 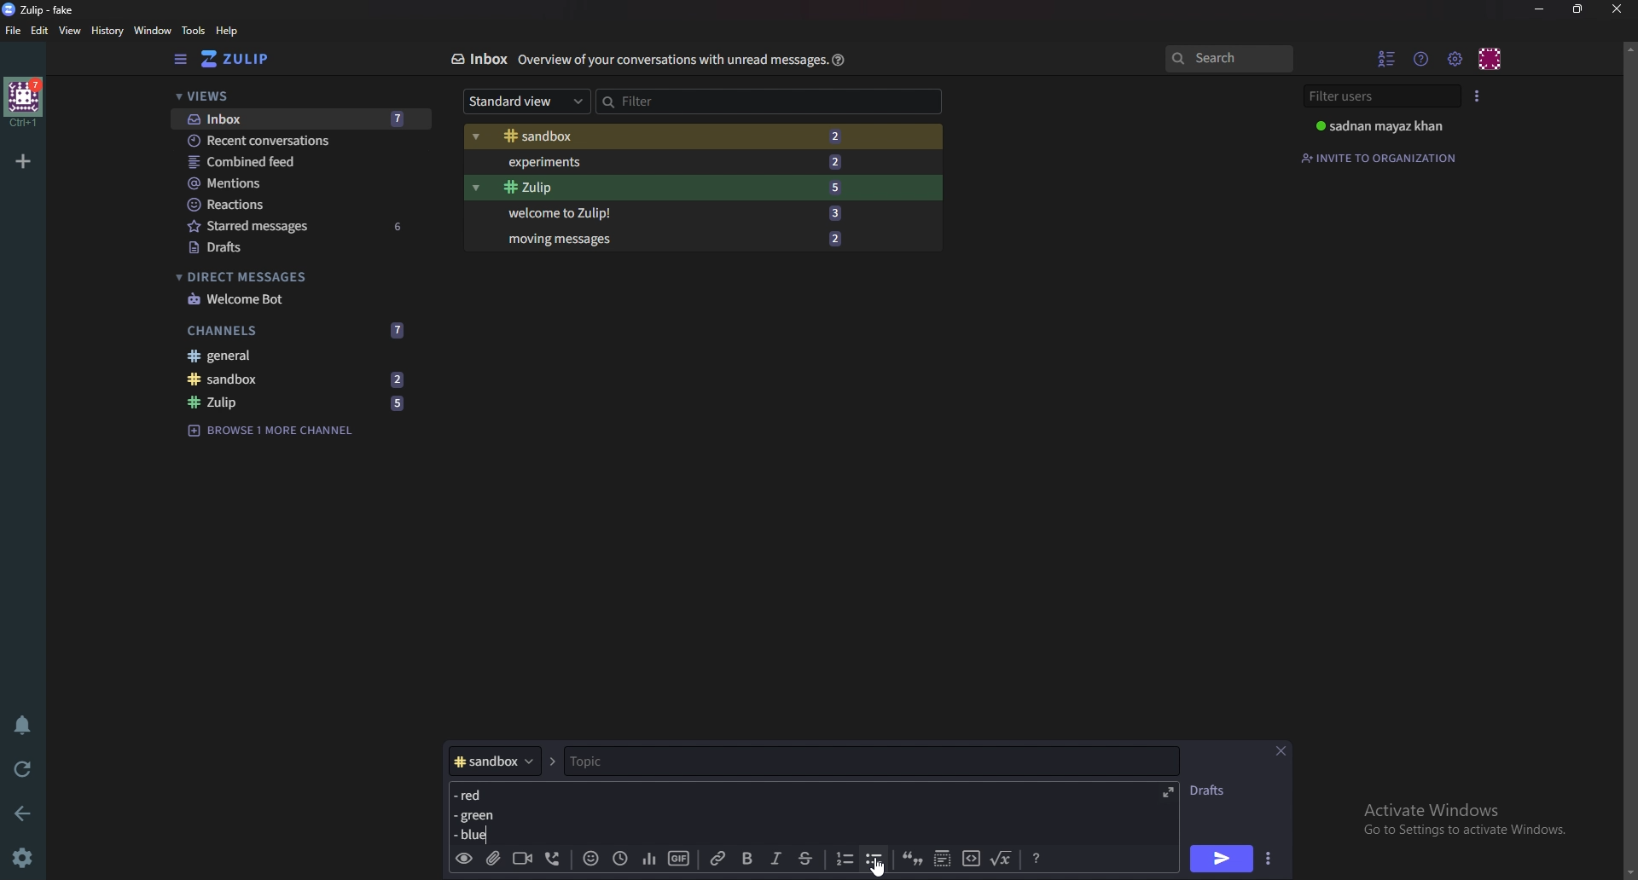 I want to click on Reload, so click(x=23, y=770).